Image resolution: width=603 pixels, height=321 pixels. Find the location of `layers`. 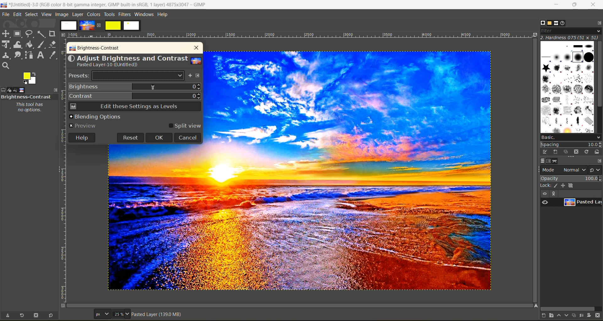

layers is located at coordinates (542, 161).